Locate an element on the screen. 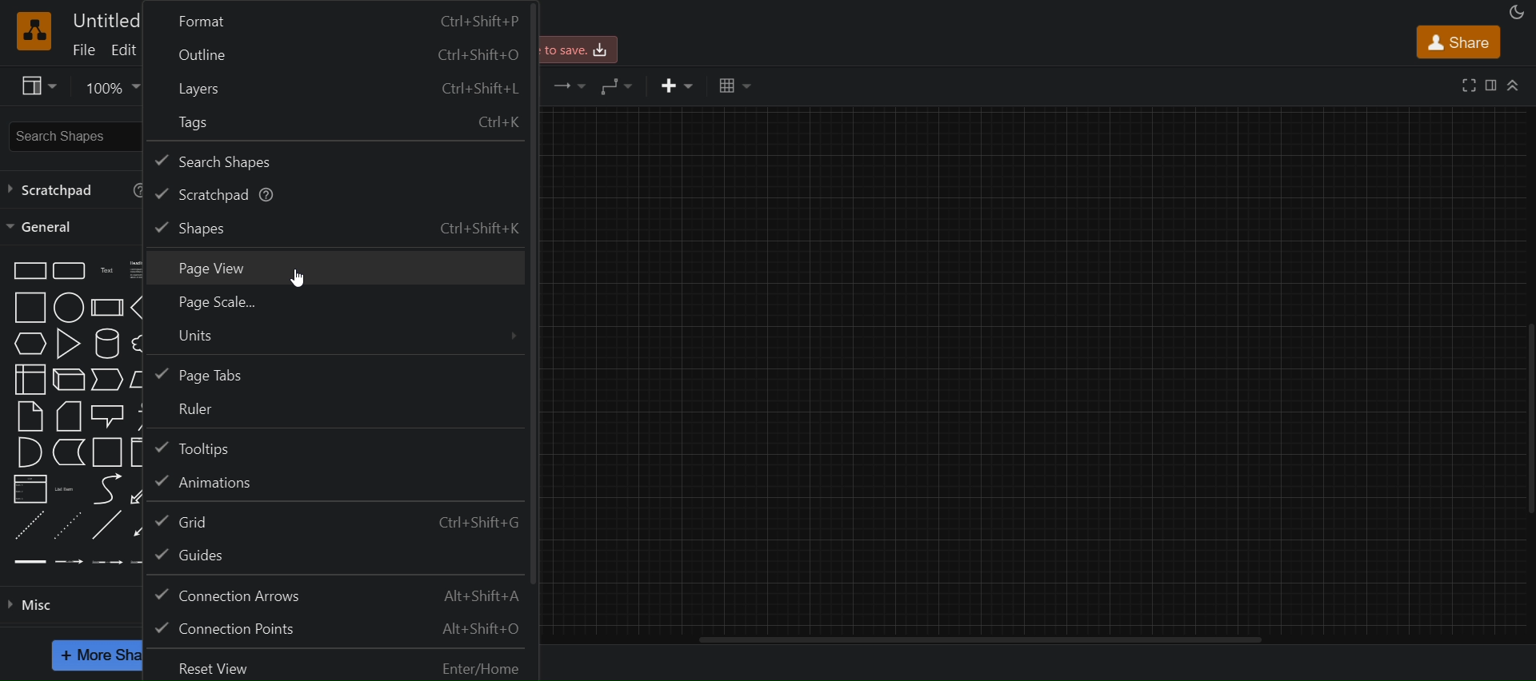 The width and height of the screenshot is (1536, 681). edit is located at coordinates (123, 50).